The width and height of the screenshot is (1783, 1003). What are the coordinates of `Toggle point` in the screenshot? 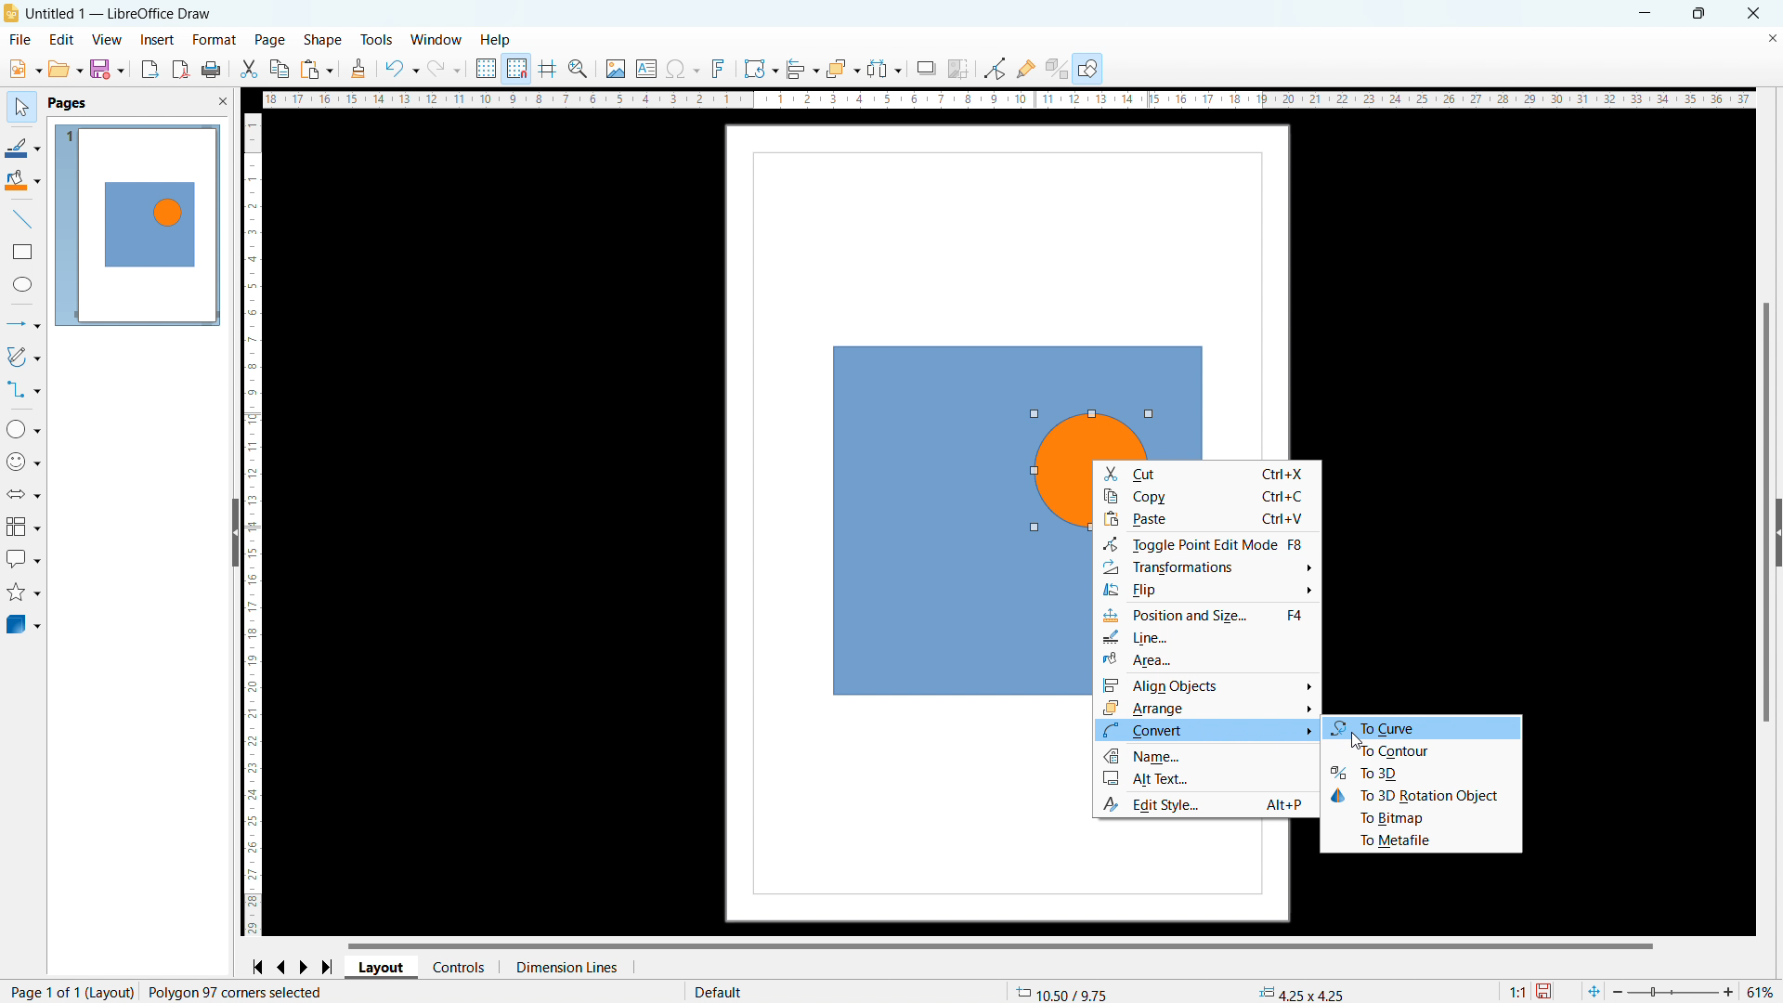 It's located at (1205, 543).